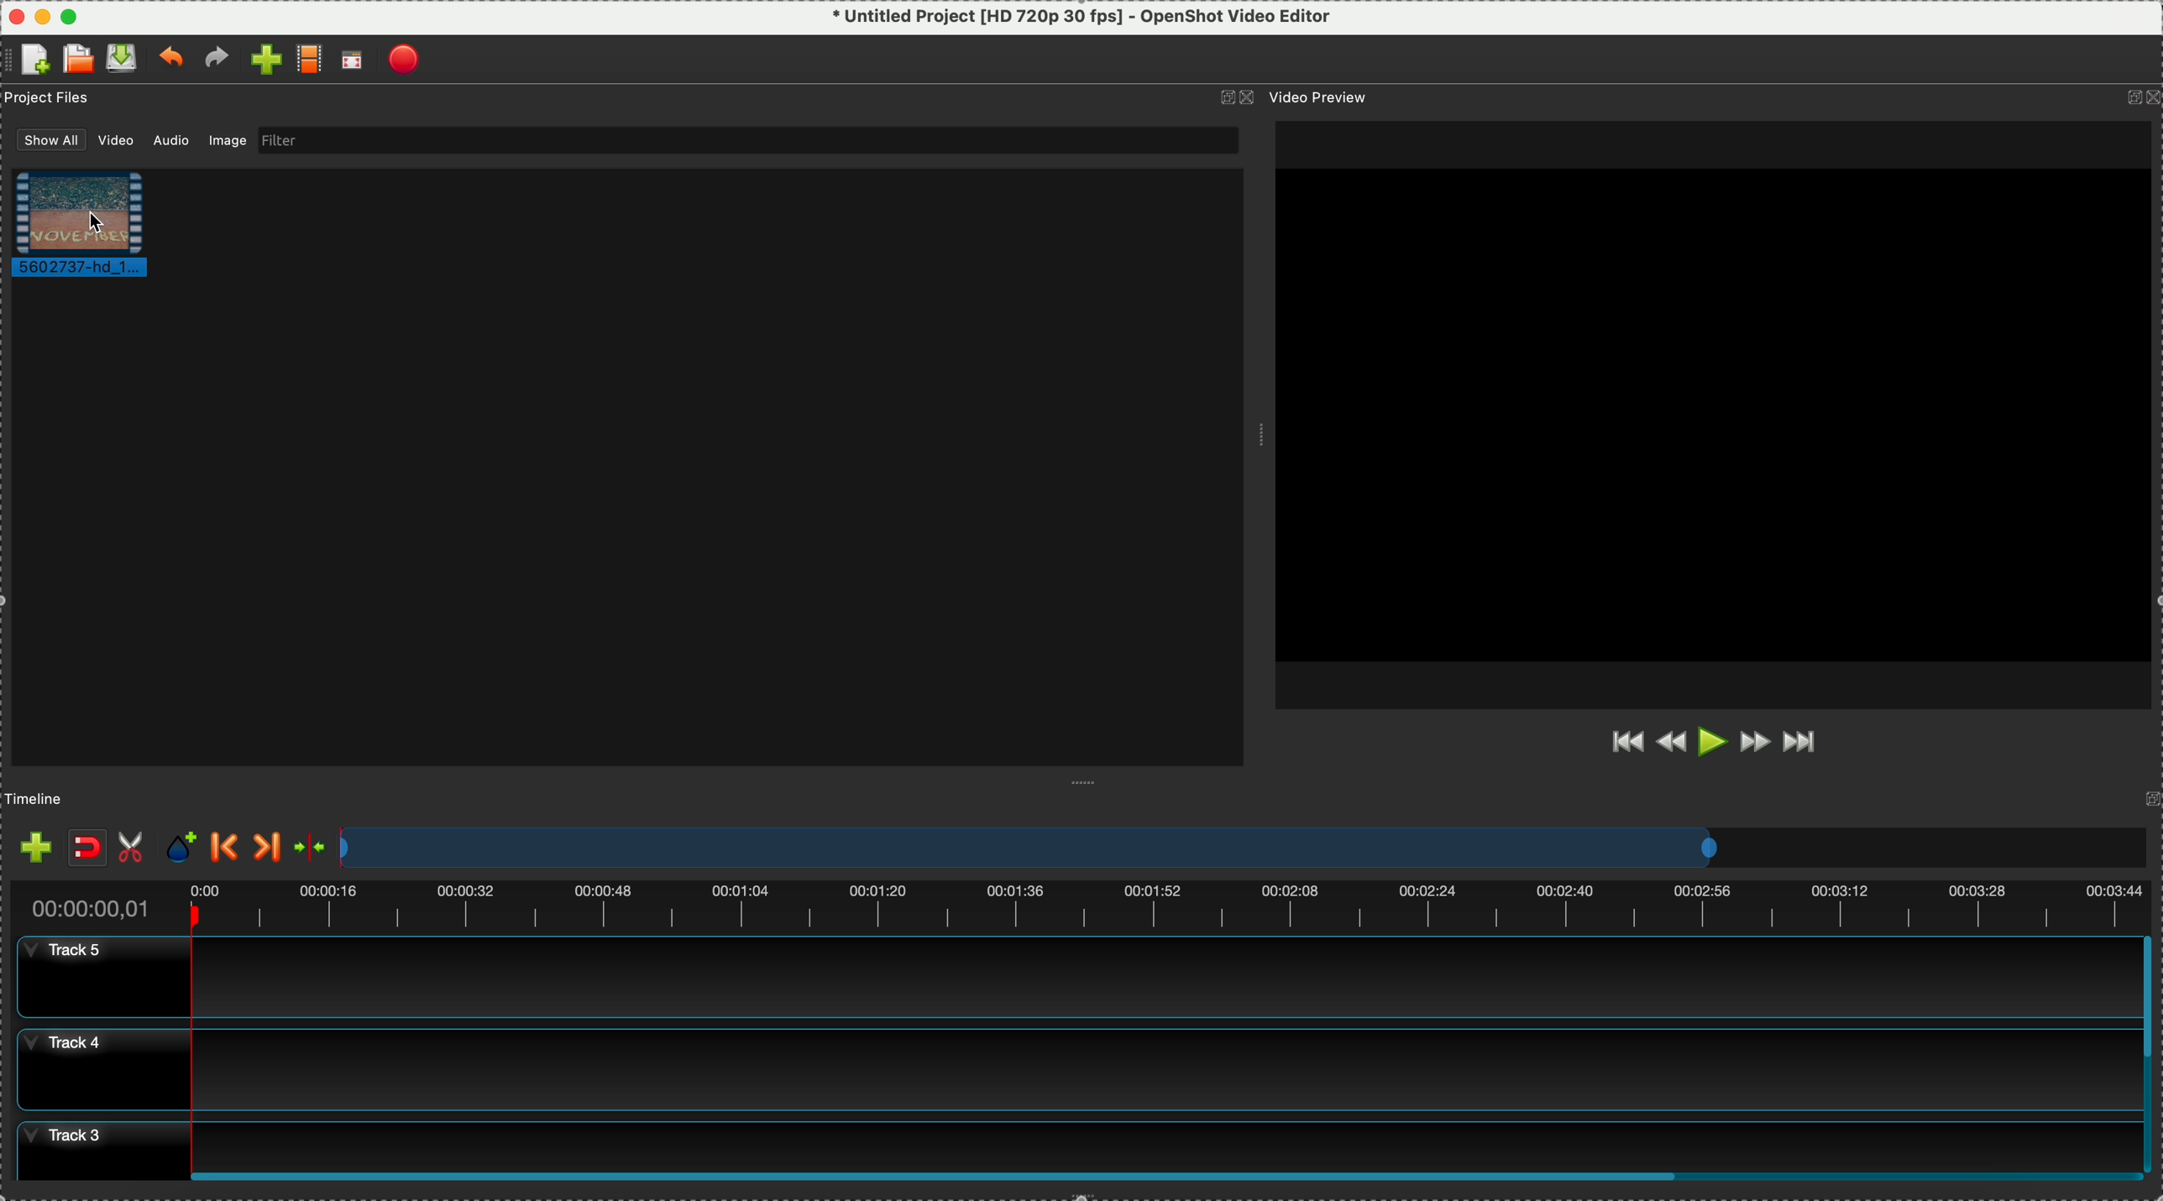 The image size is (2163, 1201). I want to click on minimize, so click(42, 14).